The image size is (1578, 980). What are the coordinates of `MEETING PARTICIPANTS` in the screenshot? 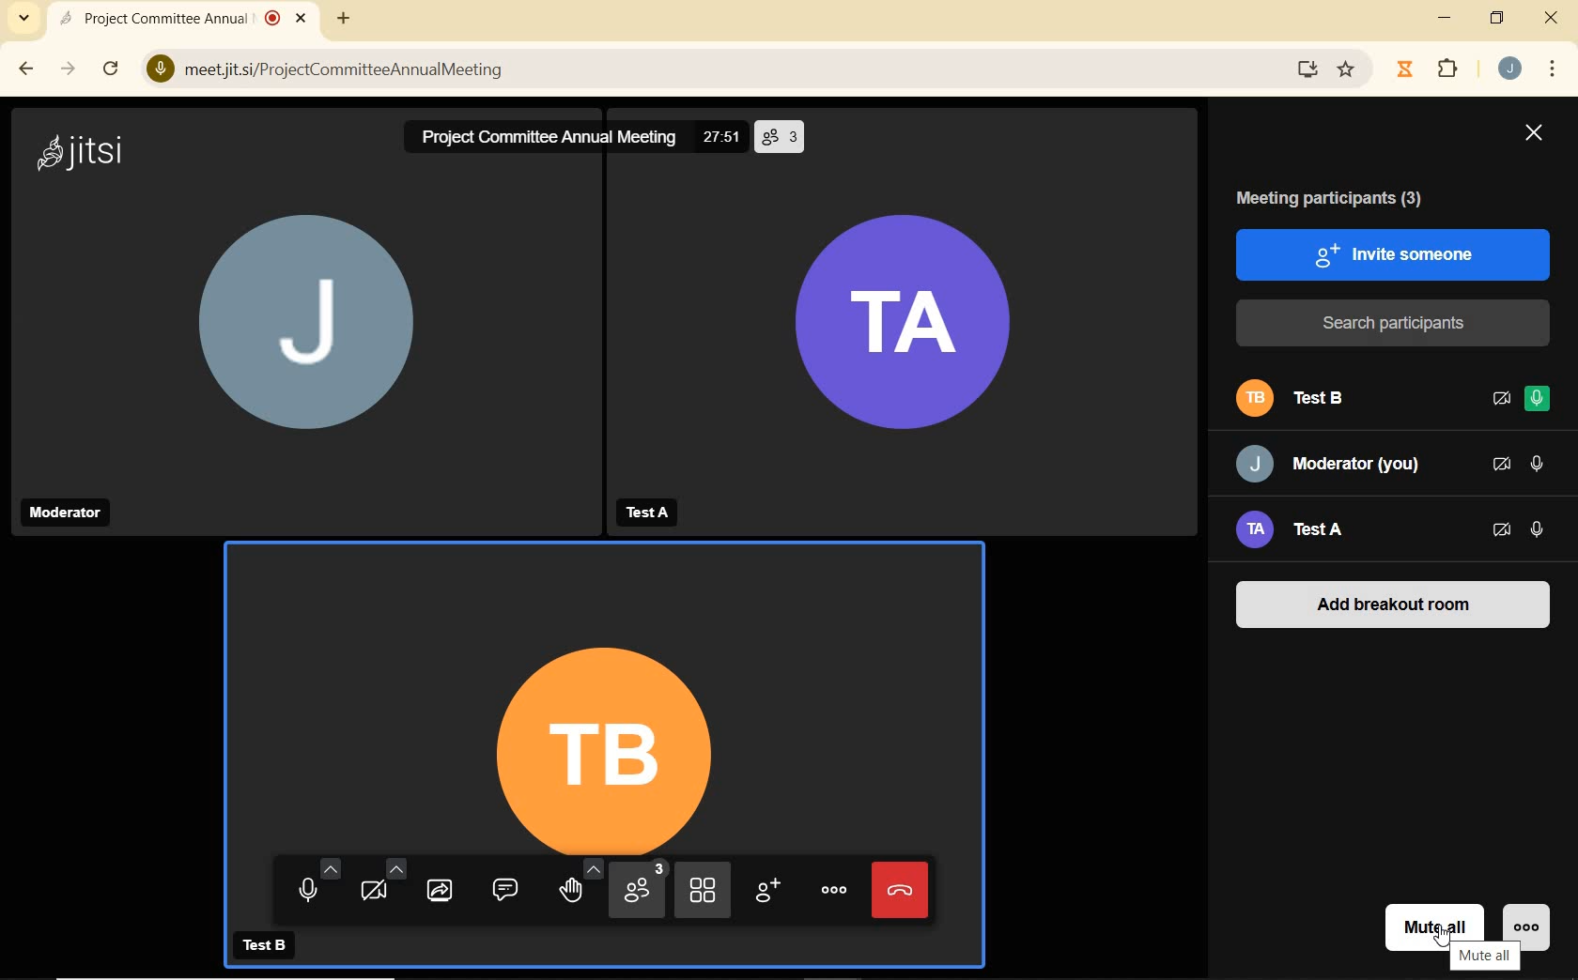 It's located at (1338, 200).